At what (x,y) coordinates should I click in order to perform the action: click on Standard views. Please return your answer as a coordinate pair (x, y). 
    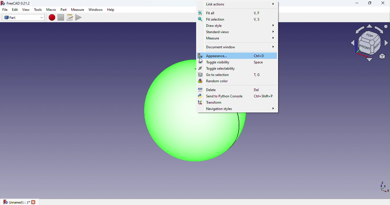
    Looking at the image, I should click on (238, 32).